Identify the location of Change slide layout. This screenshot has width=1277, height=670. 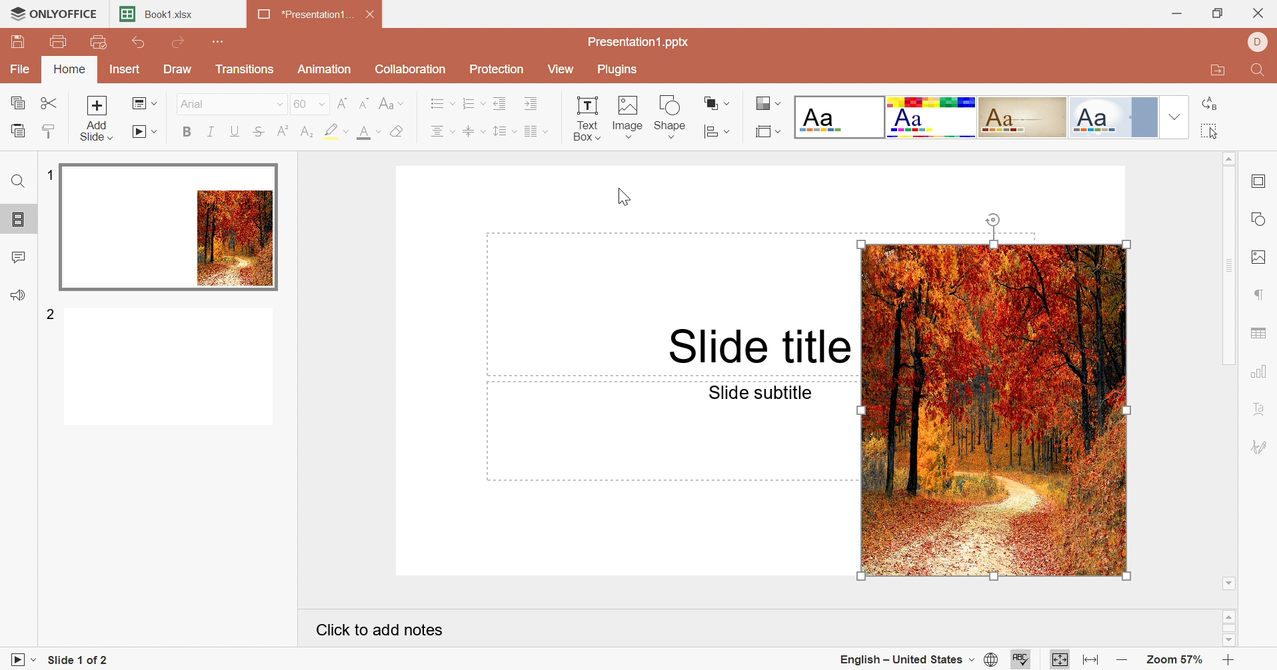
(146, 105).